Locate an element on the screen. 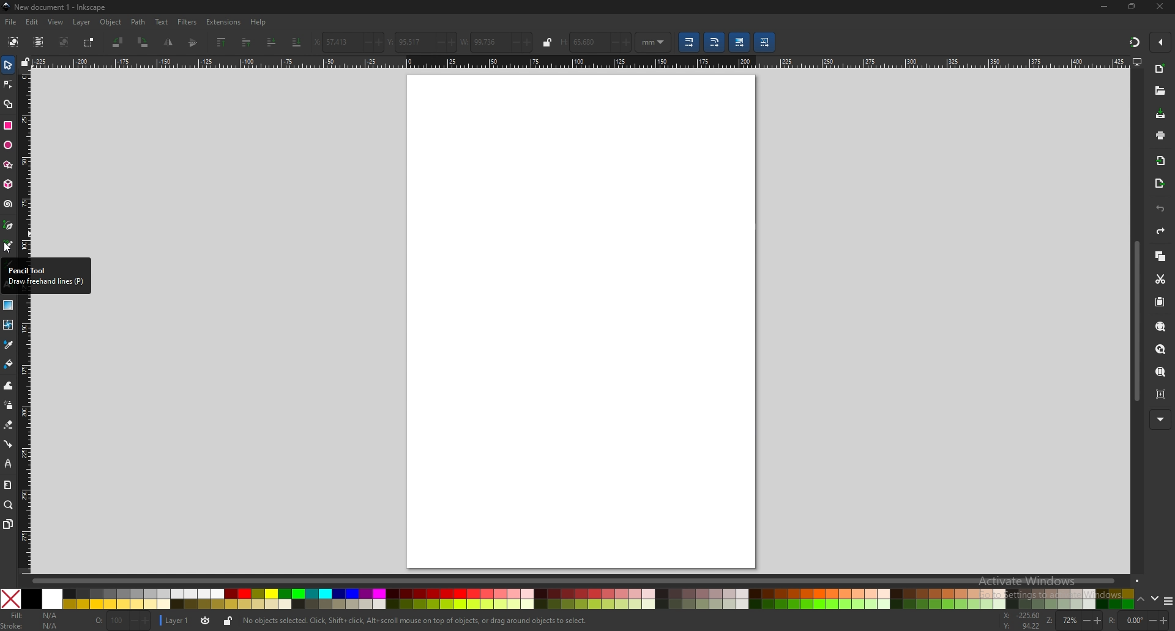  down is located at coordinates (1155, 598).